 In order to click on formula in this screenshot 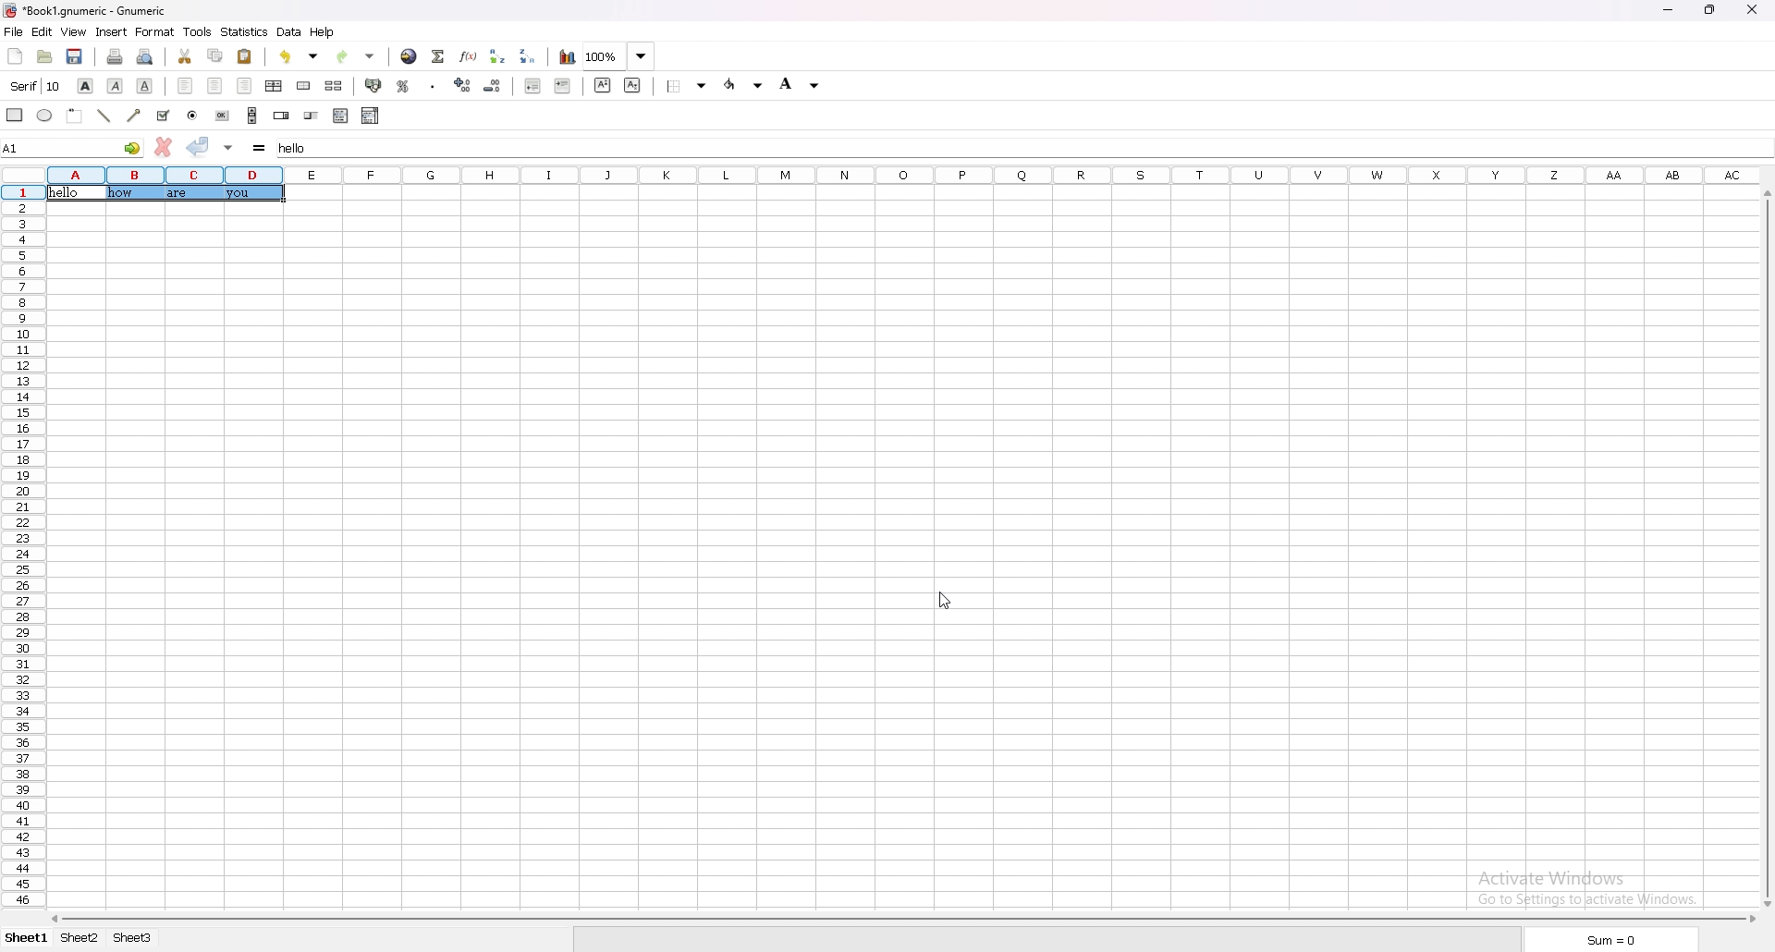, I will do `click(260, 147)`.